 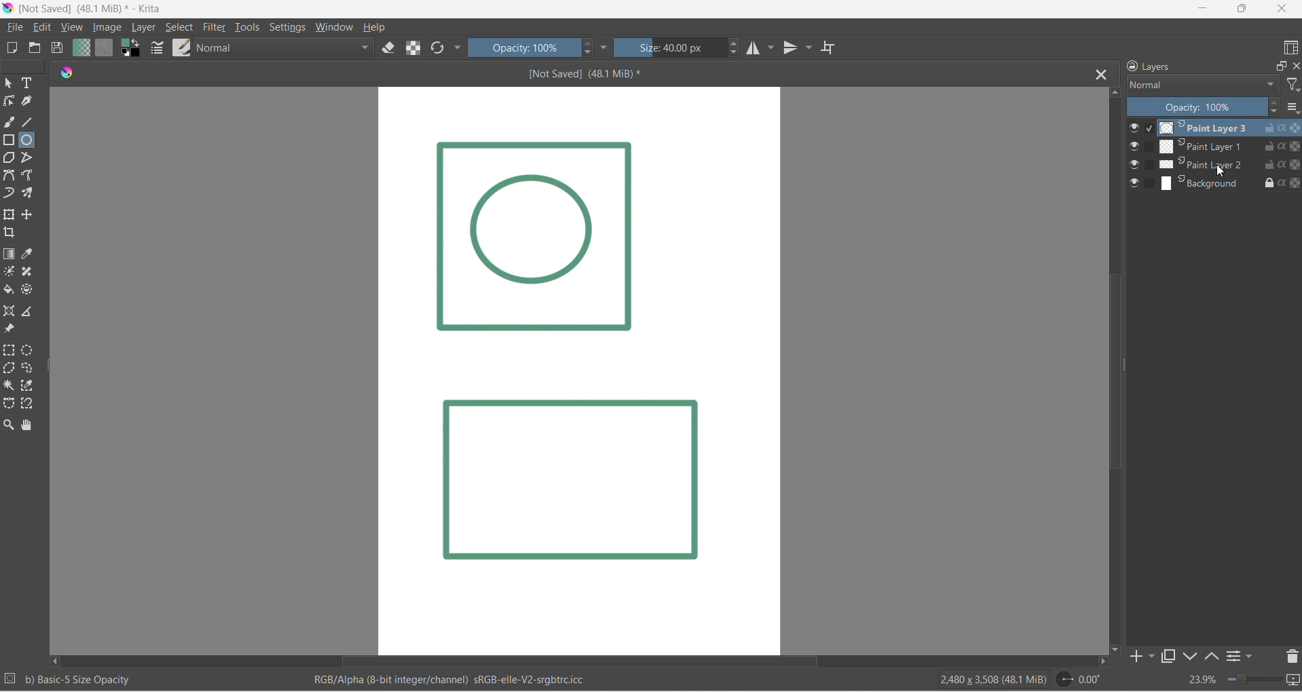 I want to click on new file, so click(x=16, y=47).